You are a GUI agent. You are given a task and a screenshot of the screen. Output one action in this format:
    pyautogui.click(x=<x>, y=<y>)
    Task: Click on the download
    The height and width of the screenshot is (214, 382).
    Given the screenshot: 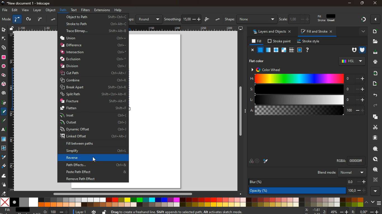 What is the action you would take?
    pyautogui.click(x=374, y=52)
    